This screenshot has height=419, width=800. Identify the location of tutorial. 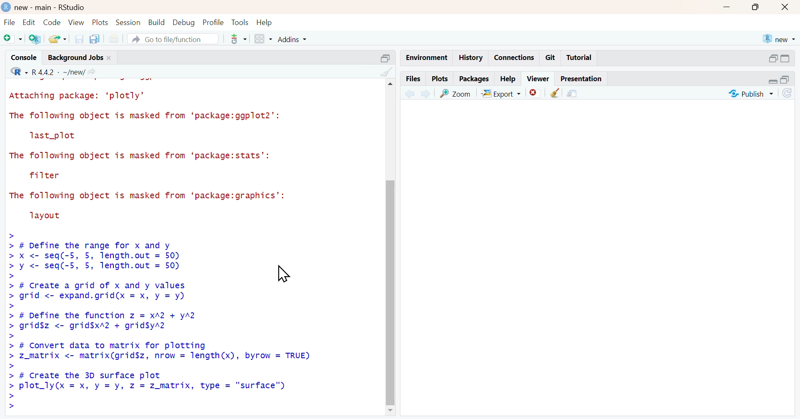
(579, 59).